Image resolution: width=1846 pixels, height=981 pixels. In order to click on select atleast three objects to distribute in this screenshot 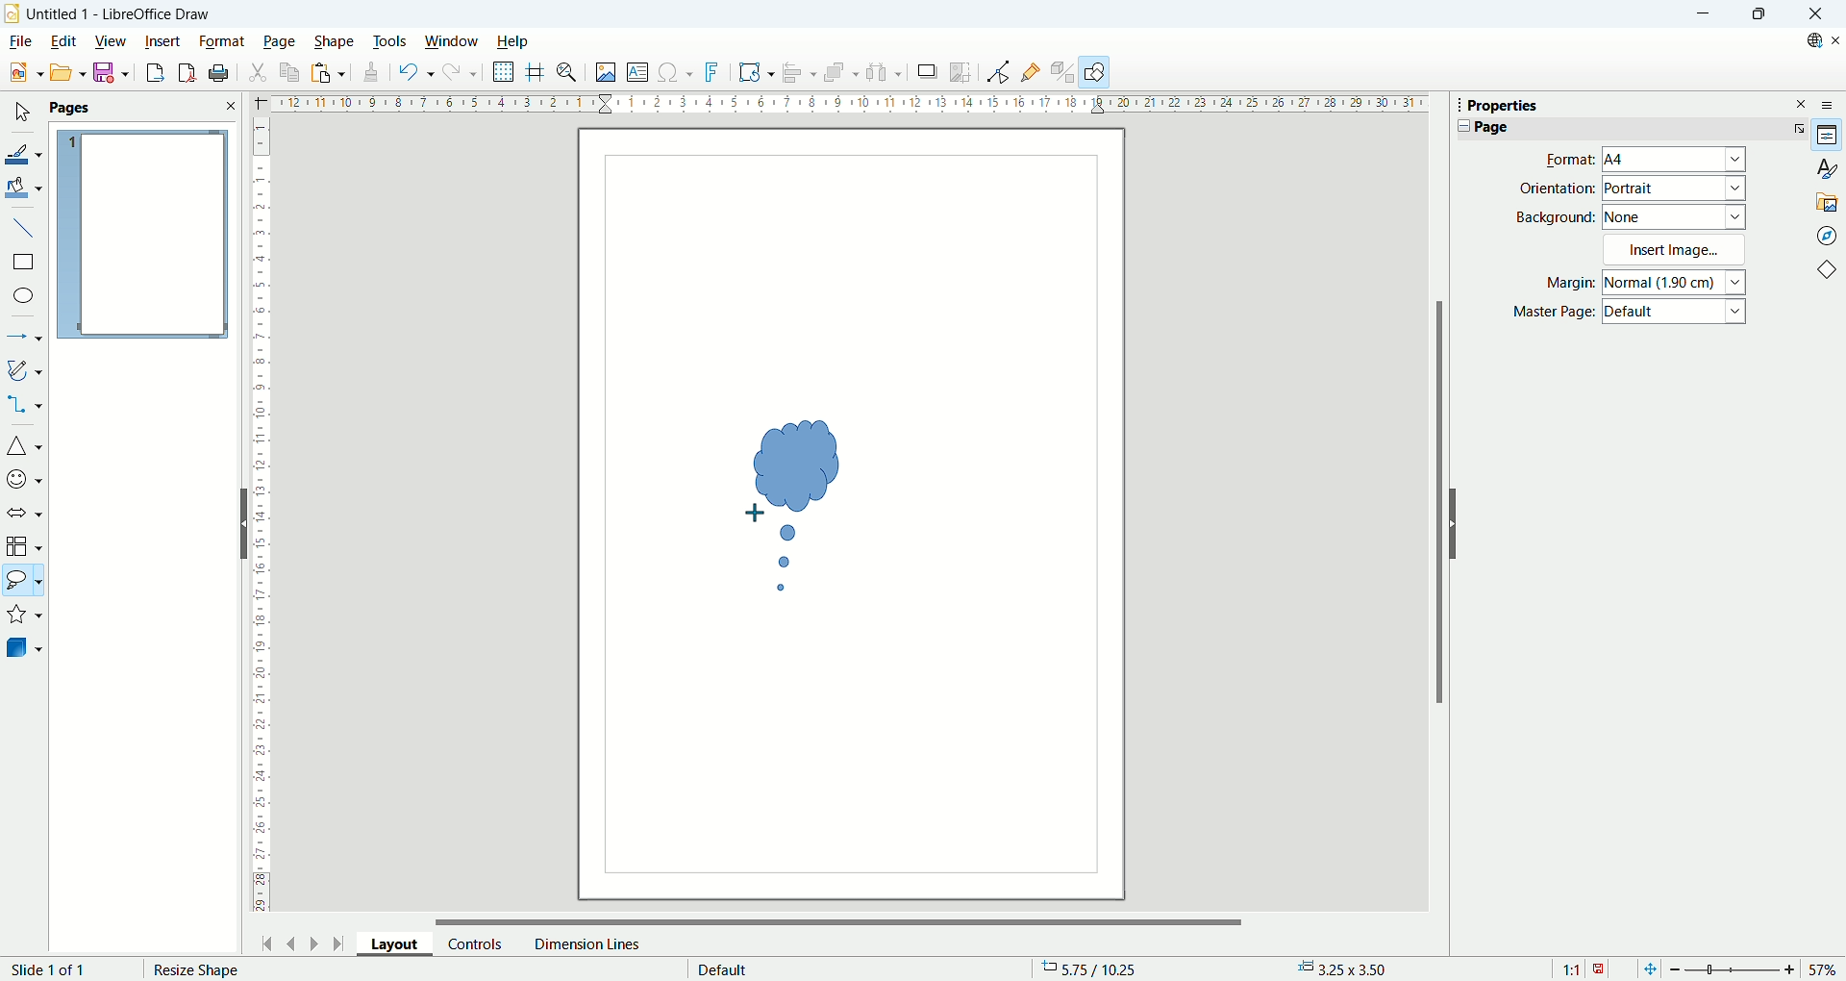, I will do `click(885, 72)`.